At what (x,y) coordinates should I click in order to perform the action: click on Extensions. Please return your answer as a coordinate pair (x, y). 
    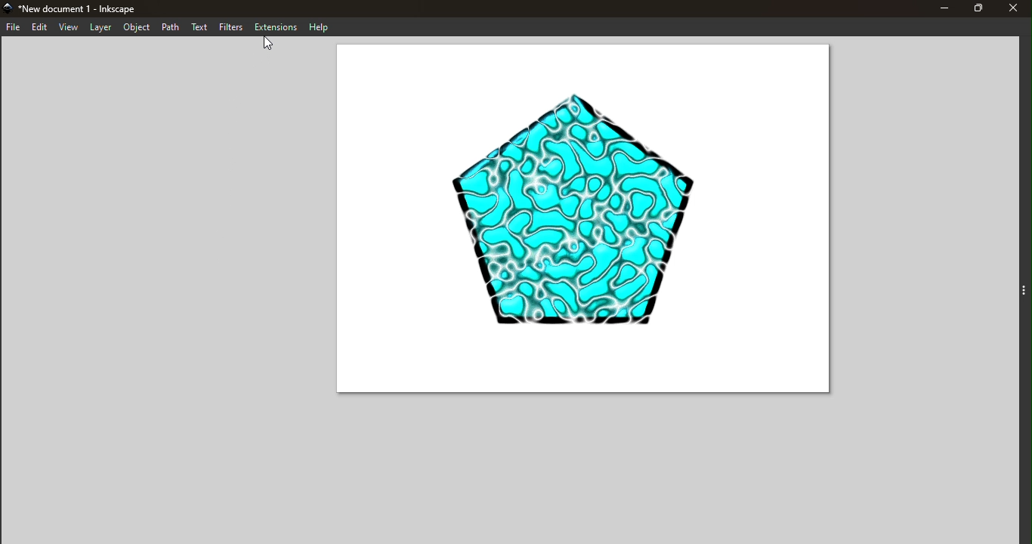
    Looking at the image, I should click on (276, 26).